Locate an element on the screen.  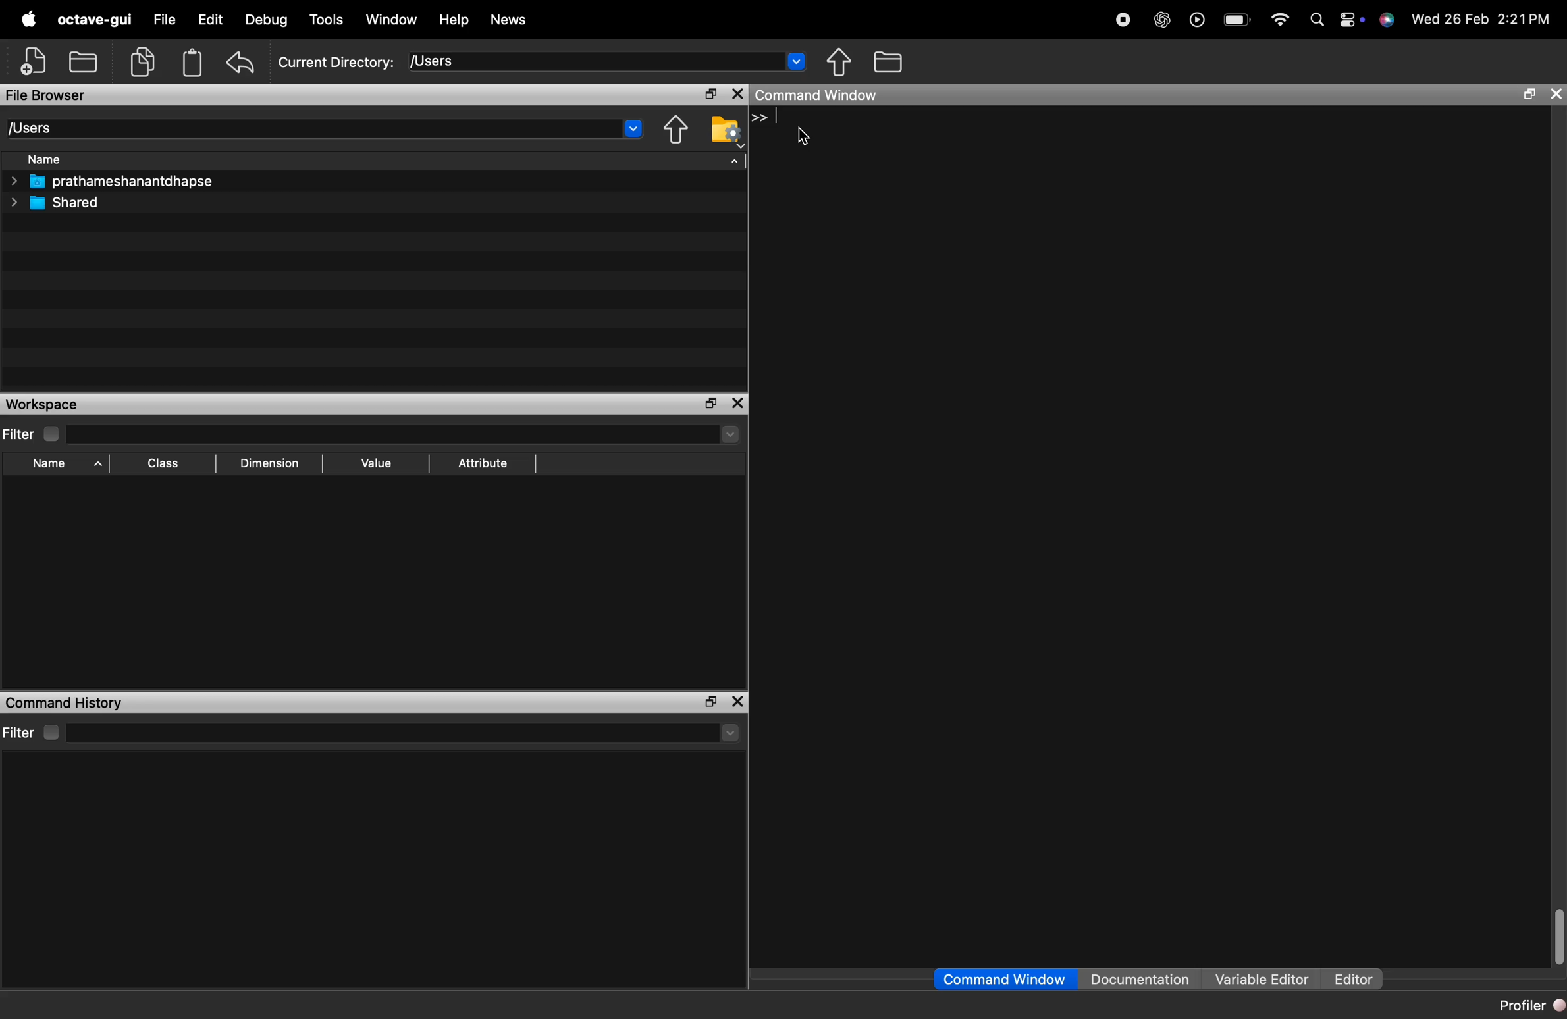
News is located at coordinates (508, 20).